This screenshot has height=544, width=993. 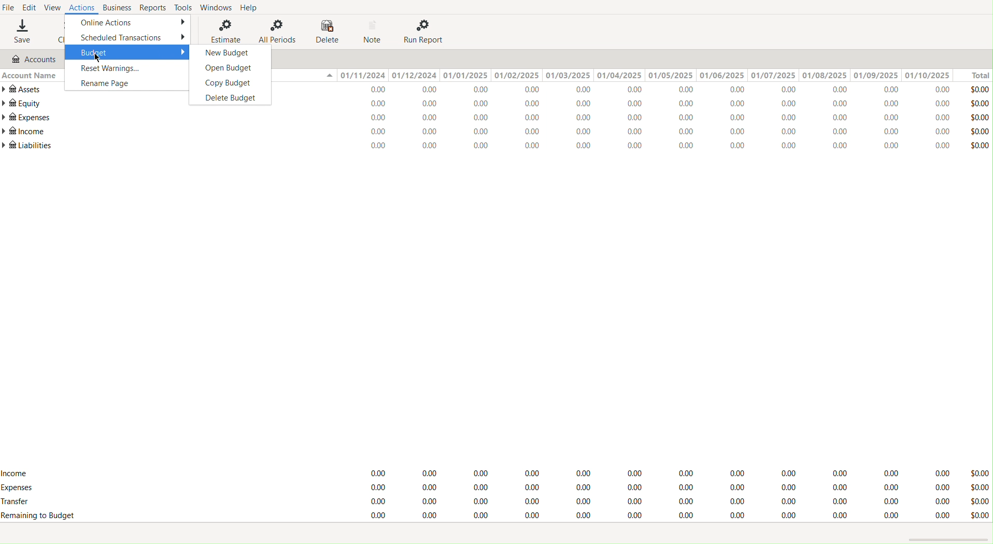 I want to click on Income, so click(x=25, y=132).